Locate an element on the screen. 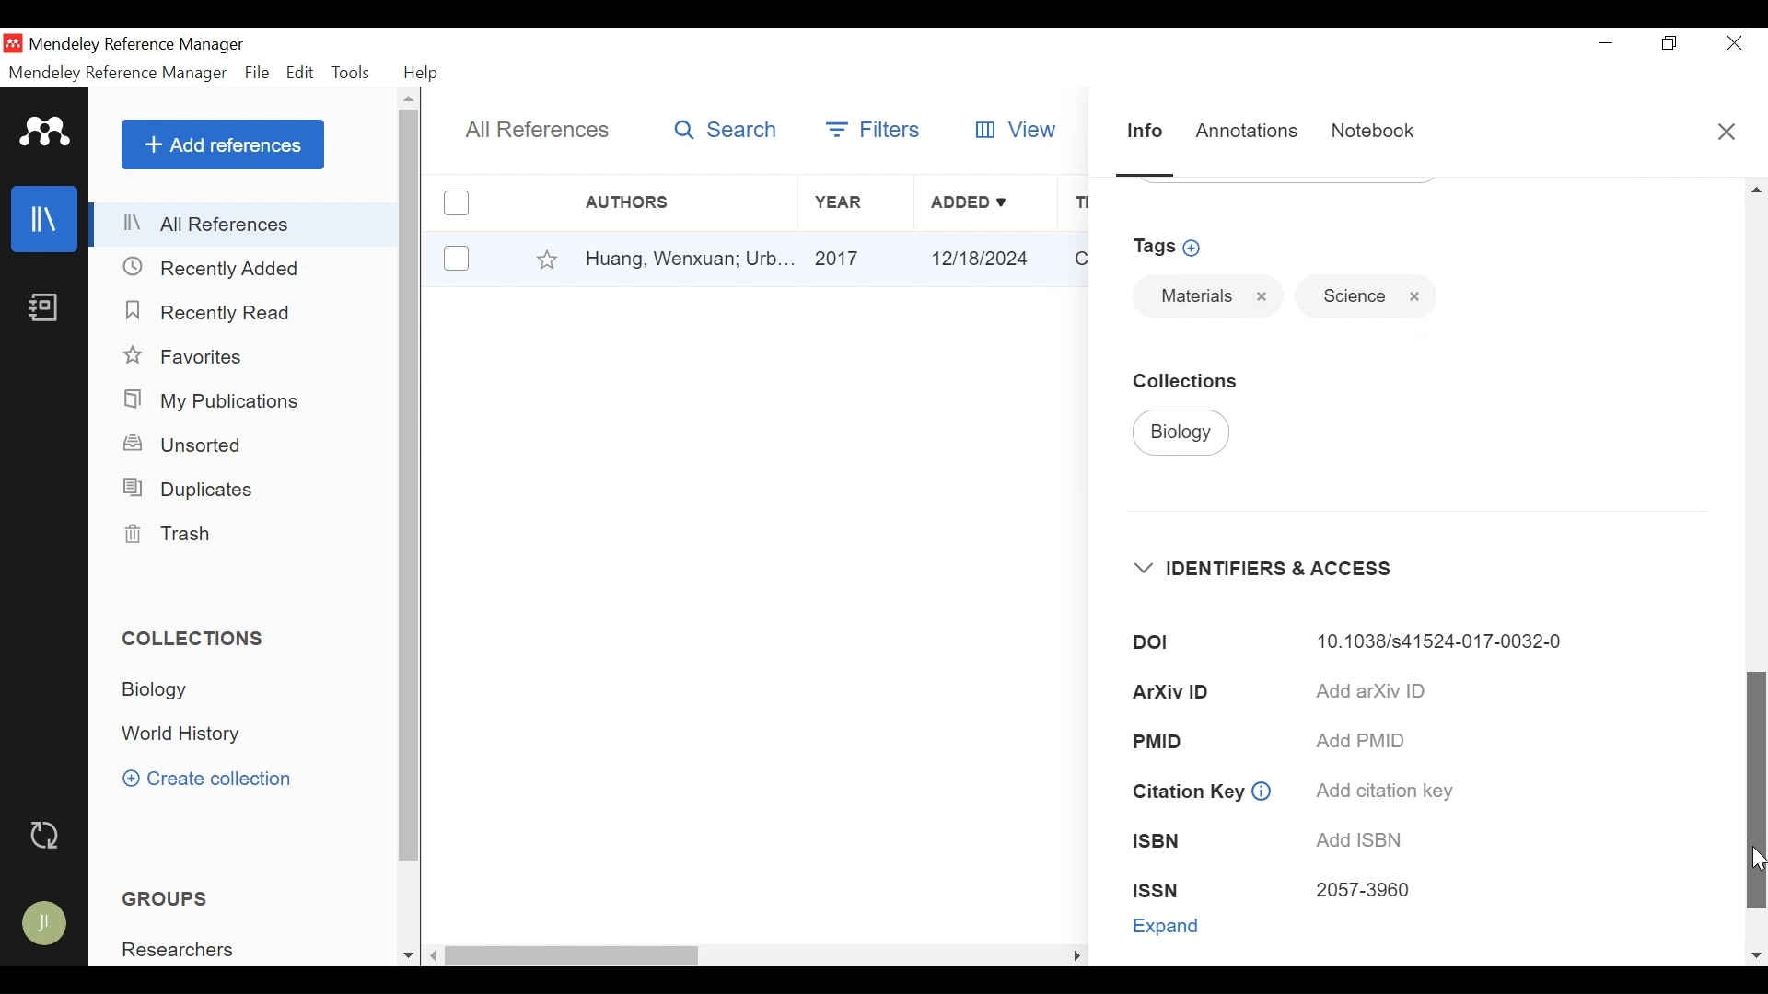 This screenshot has height=994, width=1768. Vertical Scroll bar is located at coordinates (574, 956).